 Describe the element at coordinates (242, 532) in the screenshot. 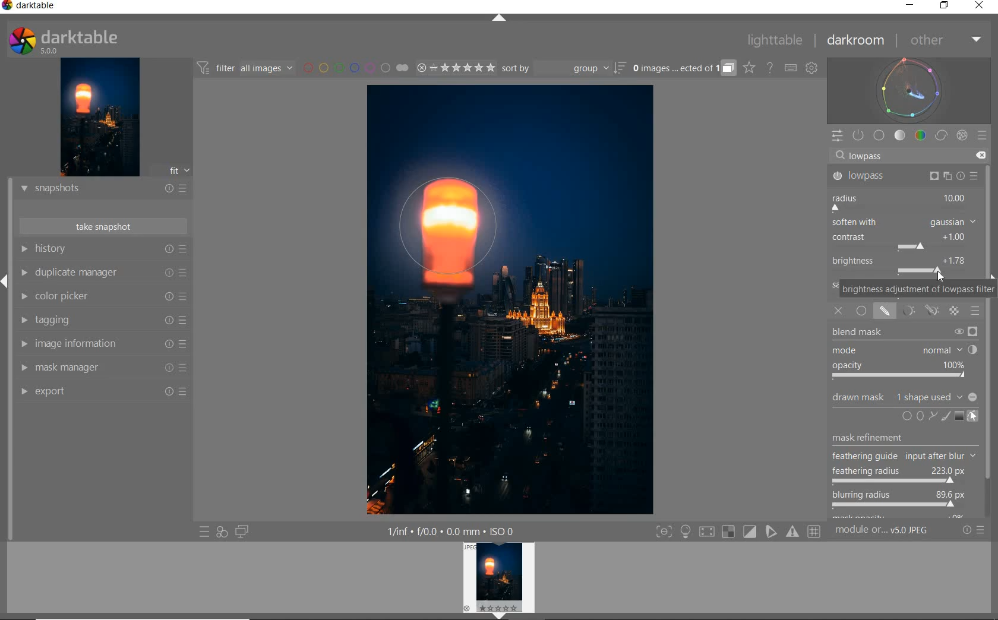

I see `DISPLAY A SECOND DARKROOM IMAGE WINDOW` at that location.